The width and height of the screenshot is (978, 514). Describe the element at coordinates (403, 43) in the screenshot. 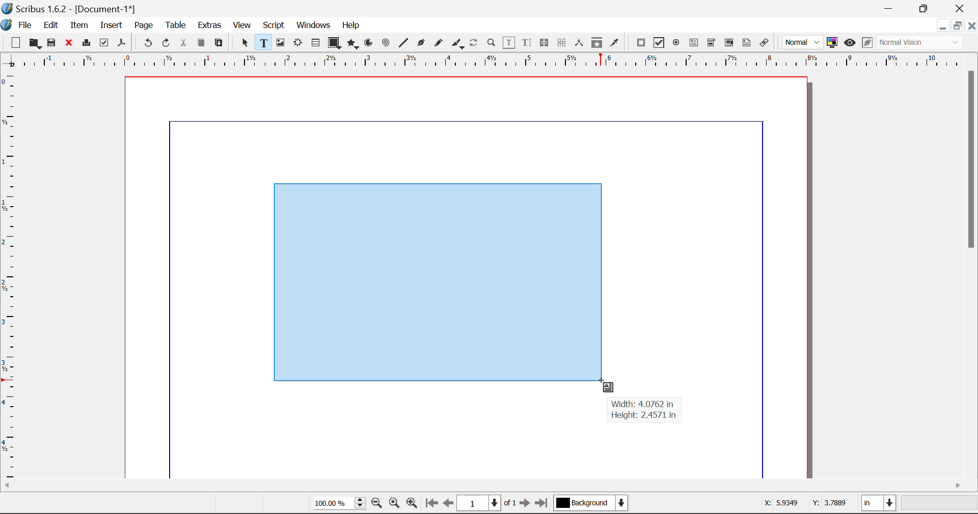

I see `Line` at that location.